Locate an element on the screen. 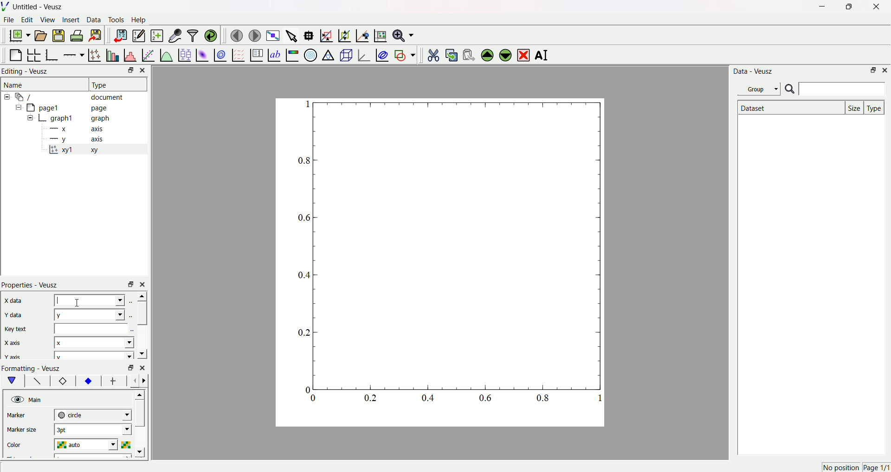  Close is located at coordinates (873, 8).